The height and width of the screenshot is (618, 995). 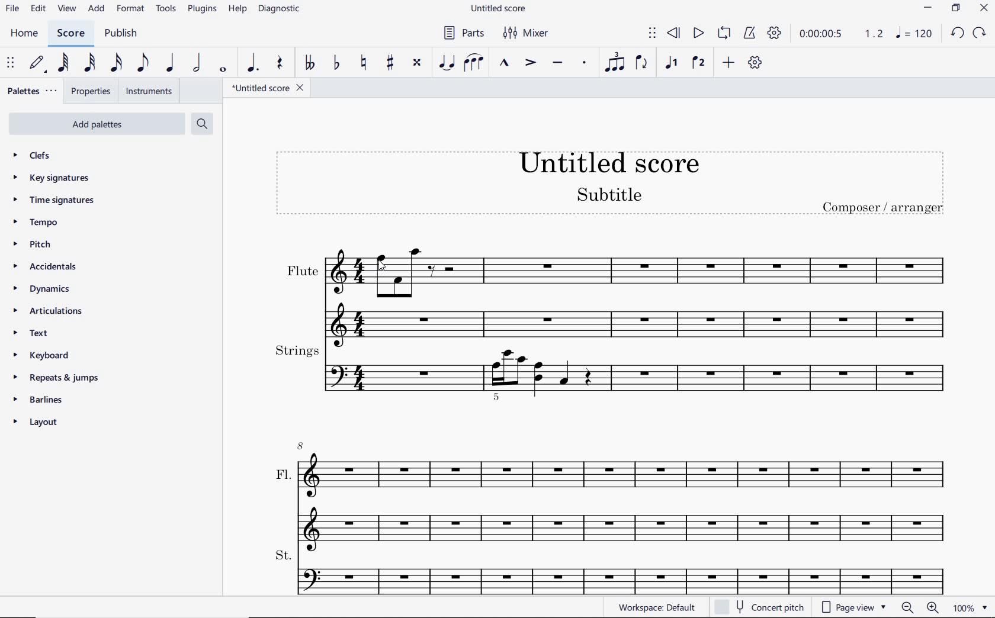 I want to click on PLUGINS, so click(x=203, y=10).